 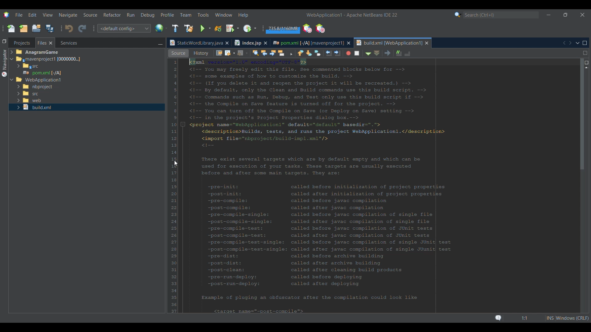 What do you see at coordinates (403, 53) in the screenshot?
I see `Start macro recording` at bounding box center [403, 53].